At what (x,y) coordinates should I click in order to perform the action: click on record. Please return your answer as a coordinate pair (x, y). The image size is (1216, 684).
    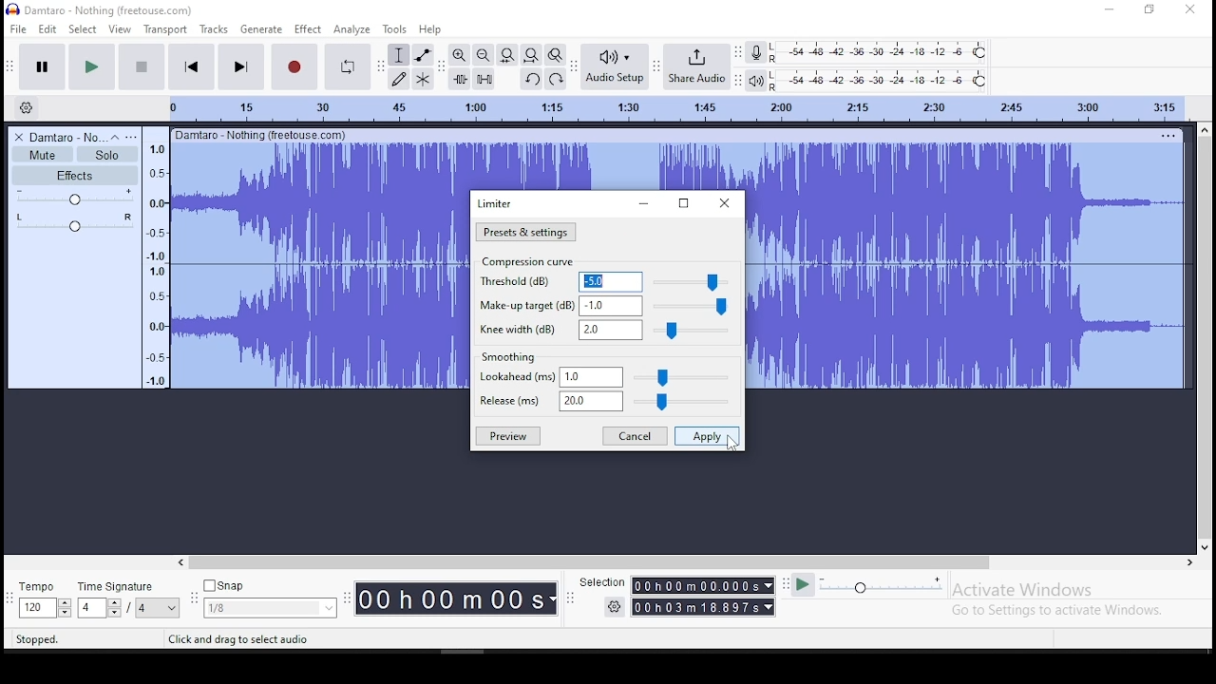
    Looking at the image, I should click on (295, 67).